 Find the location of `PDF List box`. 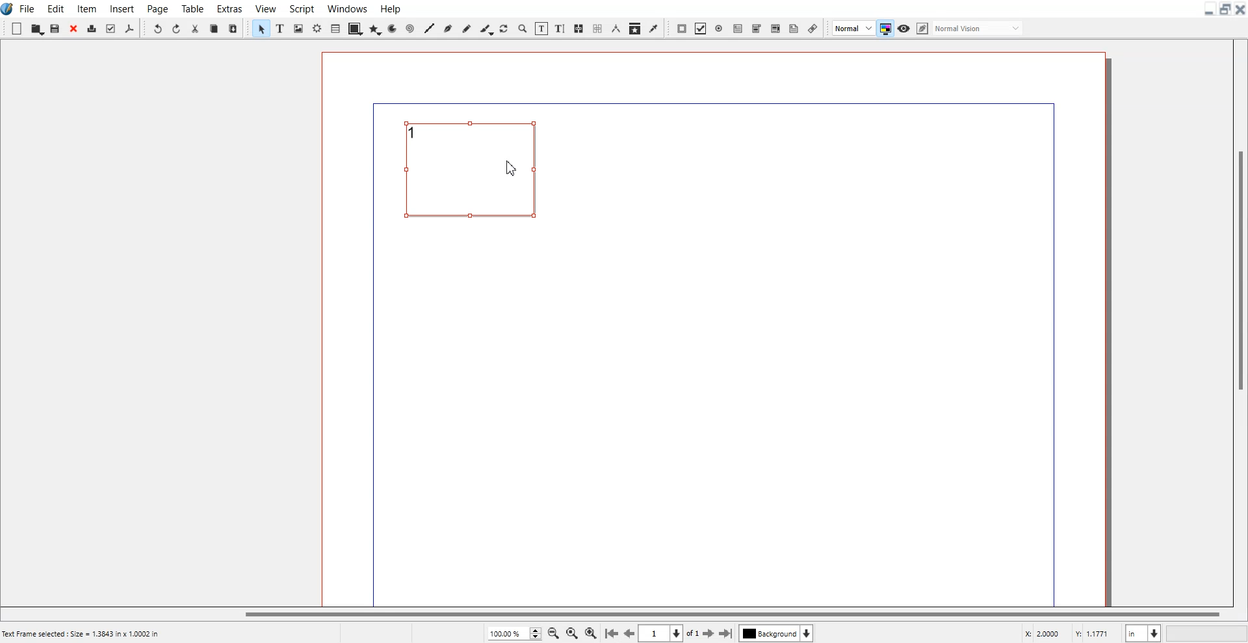

PDF List box is located at coordinates (775, 28).